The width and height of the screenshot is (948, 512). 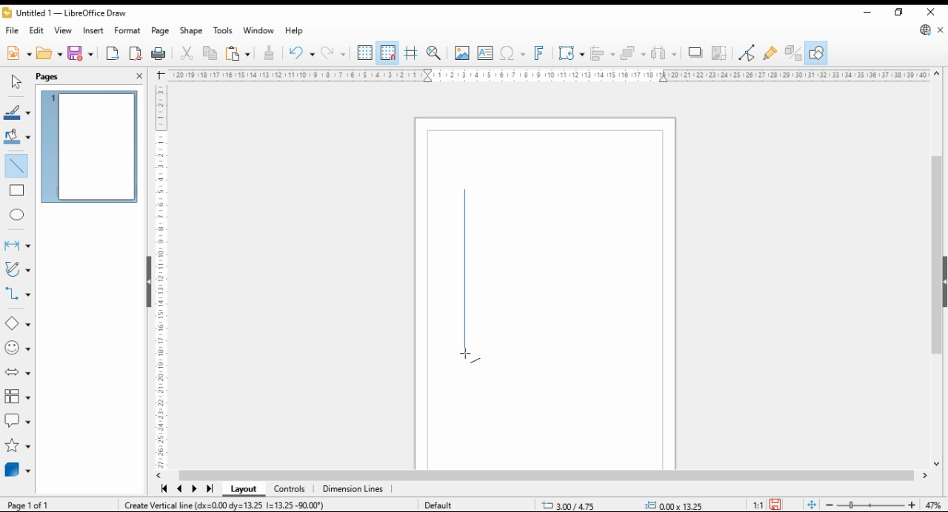 I want to click on select, so click(x=16, y=81).